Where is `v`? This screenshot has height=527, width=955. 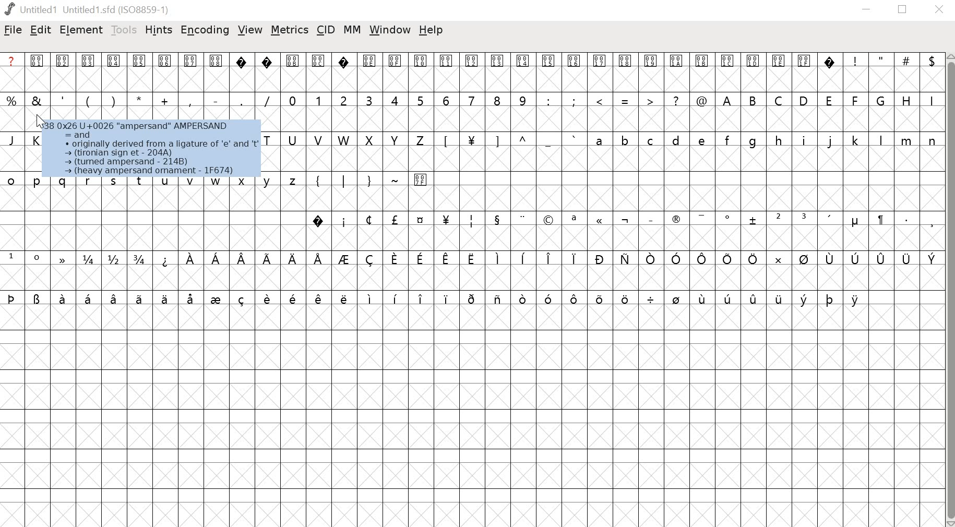
v is located at coordinates (190, 181).